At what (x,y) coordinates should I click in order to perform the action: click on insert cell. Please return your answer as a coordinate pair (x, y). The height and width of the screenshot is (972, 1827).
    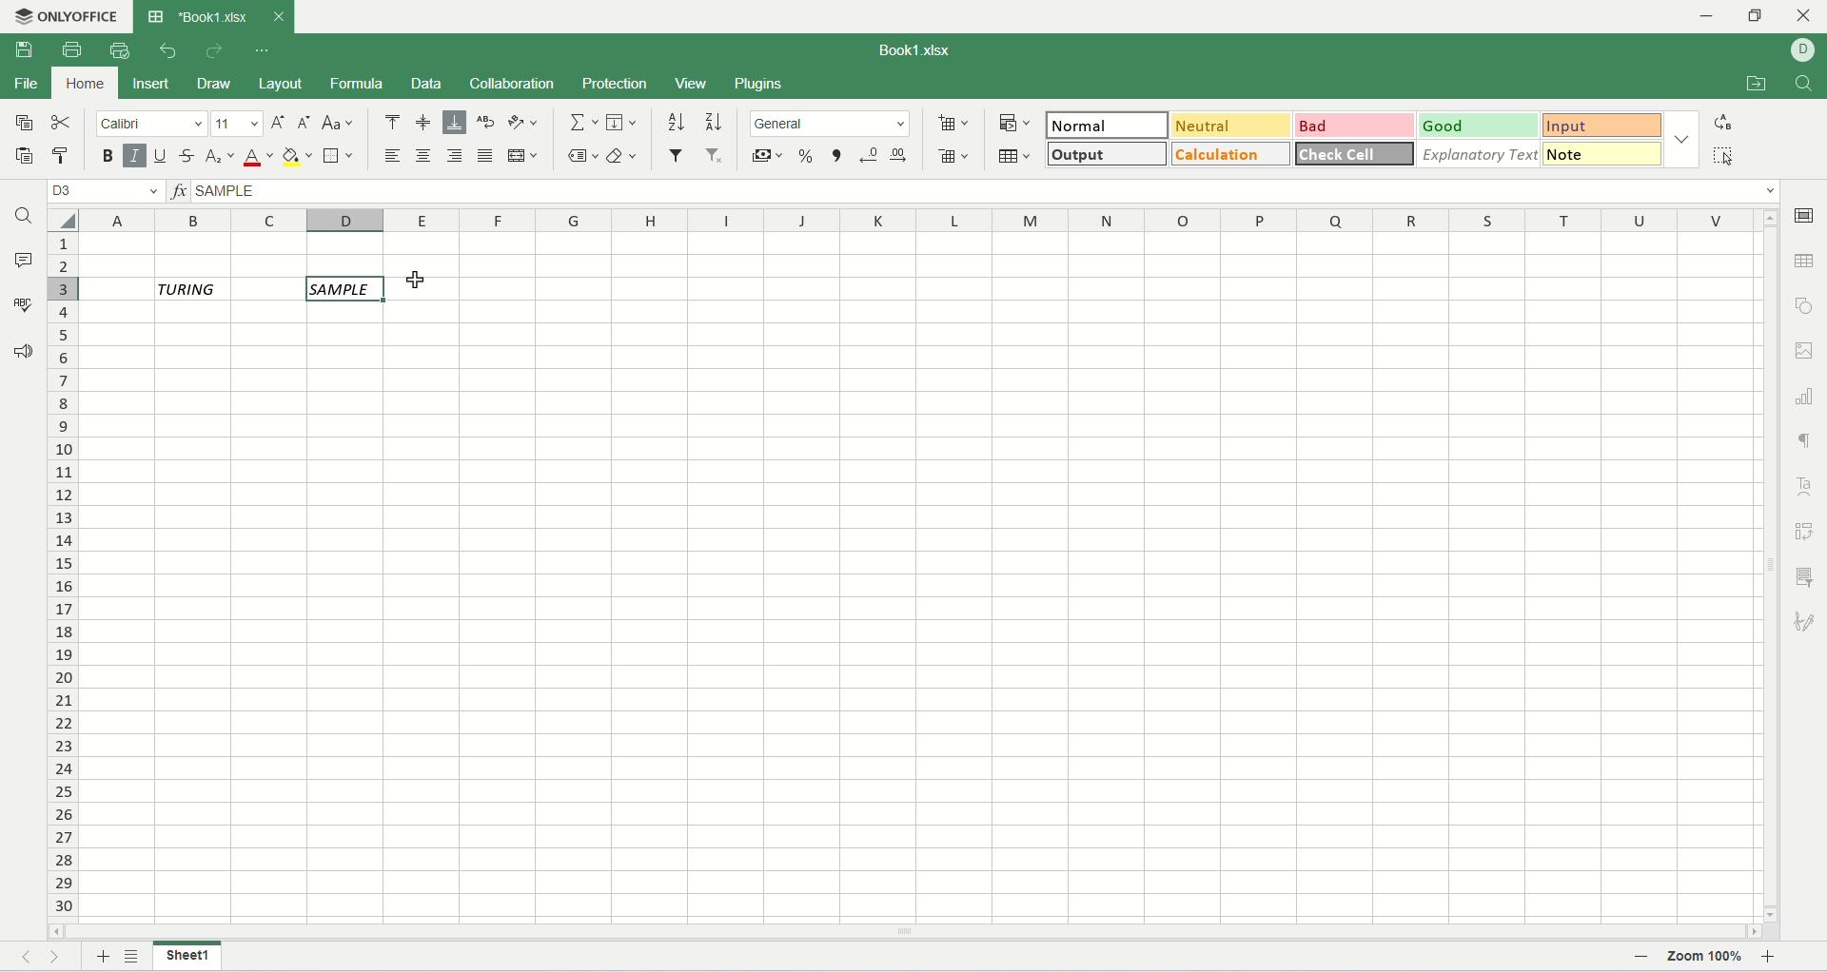
    Looking at the image, I should click on (952, 124).